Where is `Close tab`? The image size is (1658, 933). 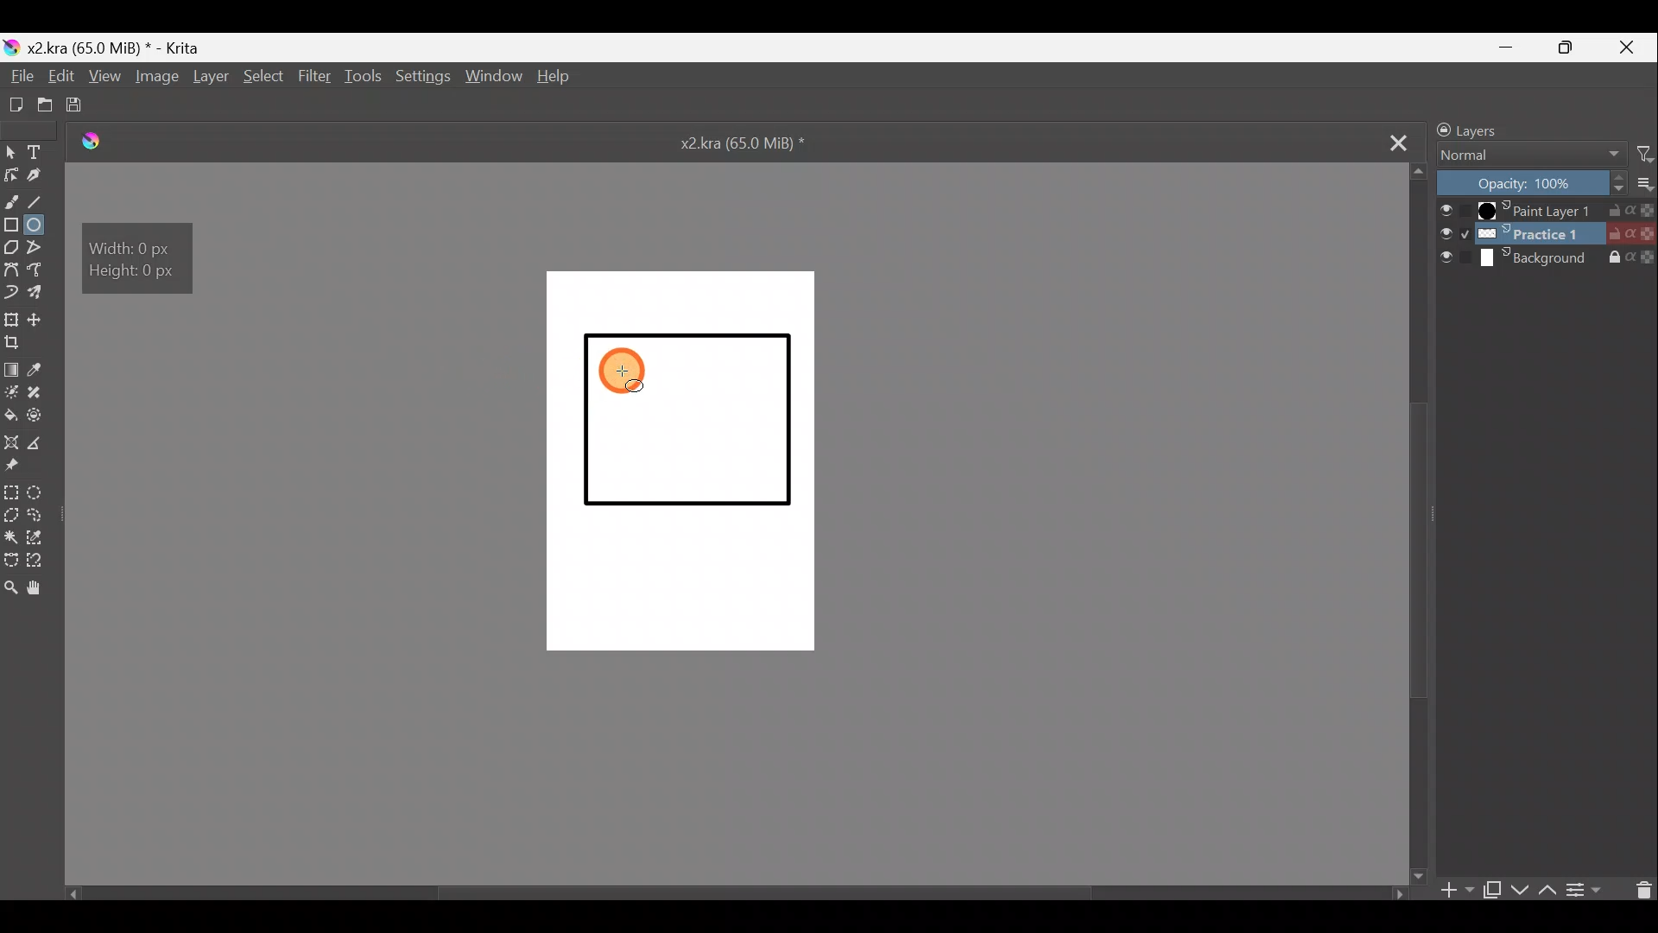
Close tab is located at coordinates (1395, 142).